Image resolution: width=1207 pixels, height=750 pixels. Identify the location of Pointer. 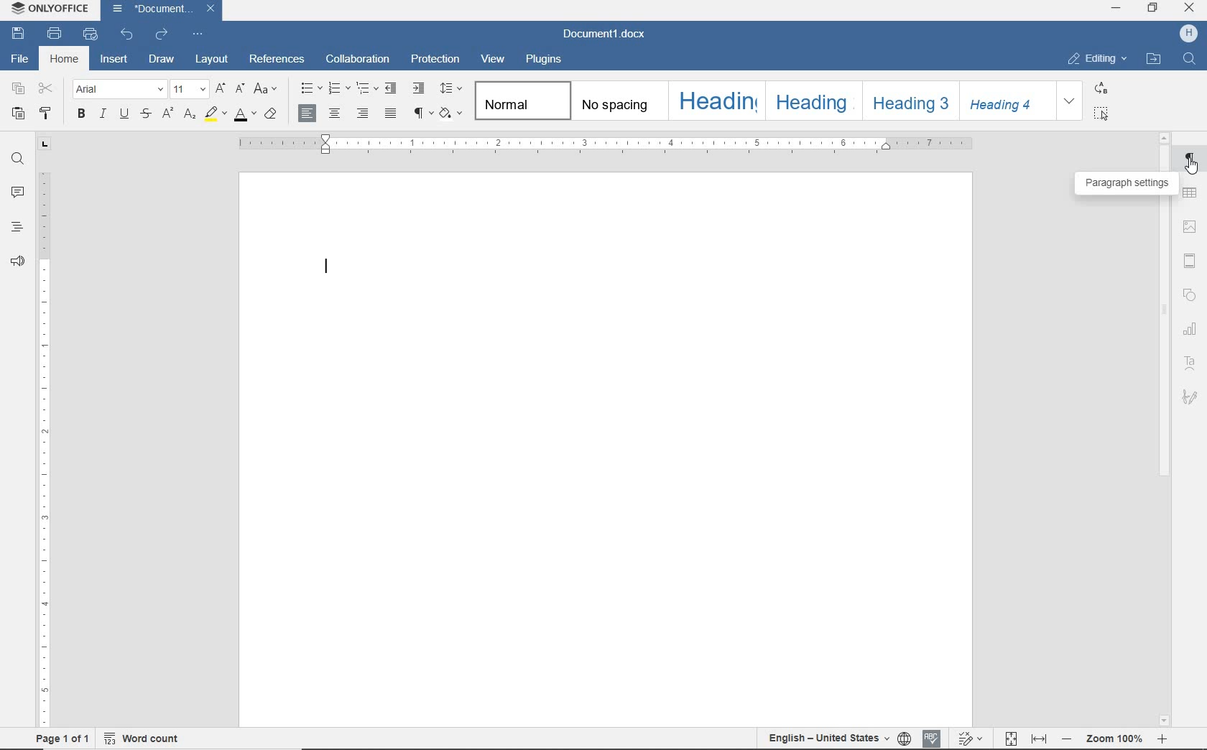
(1190, 170).